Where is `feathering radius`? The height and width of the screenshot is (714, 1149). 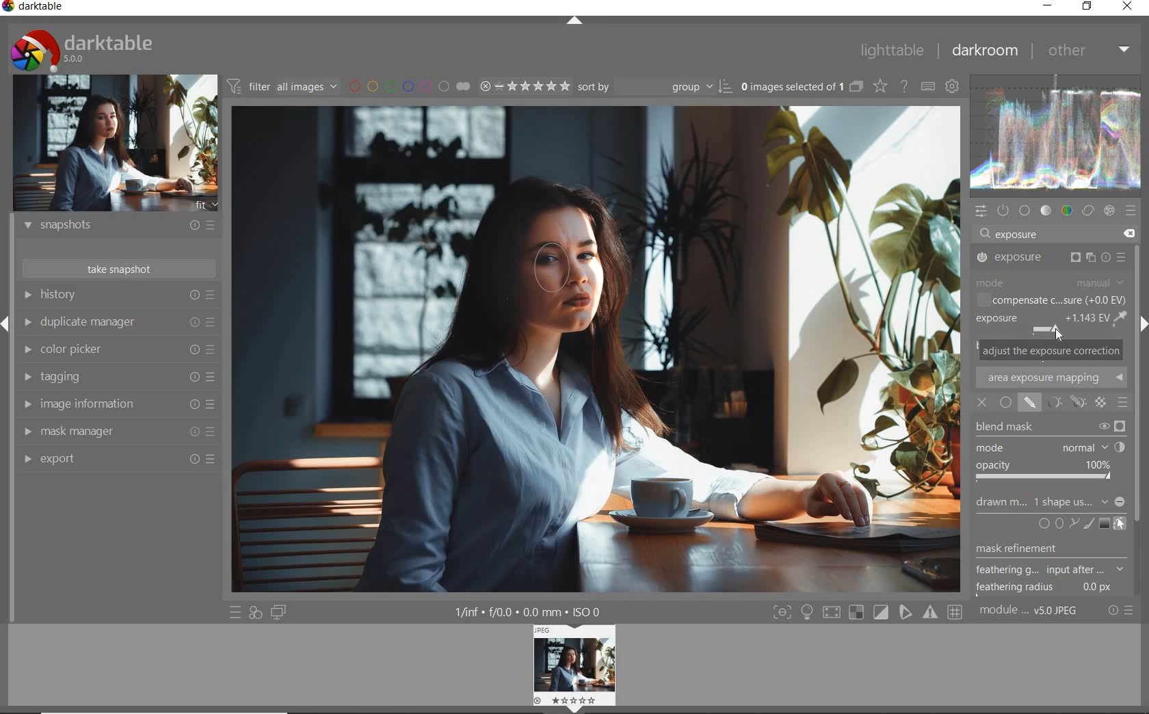 feathering radius is located at coordinates (1044, 589).